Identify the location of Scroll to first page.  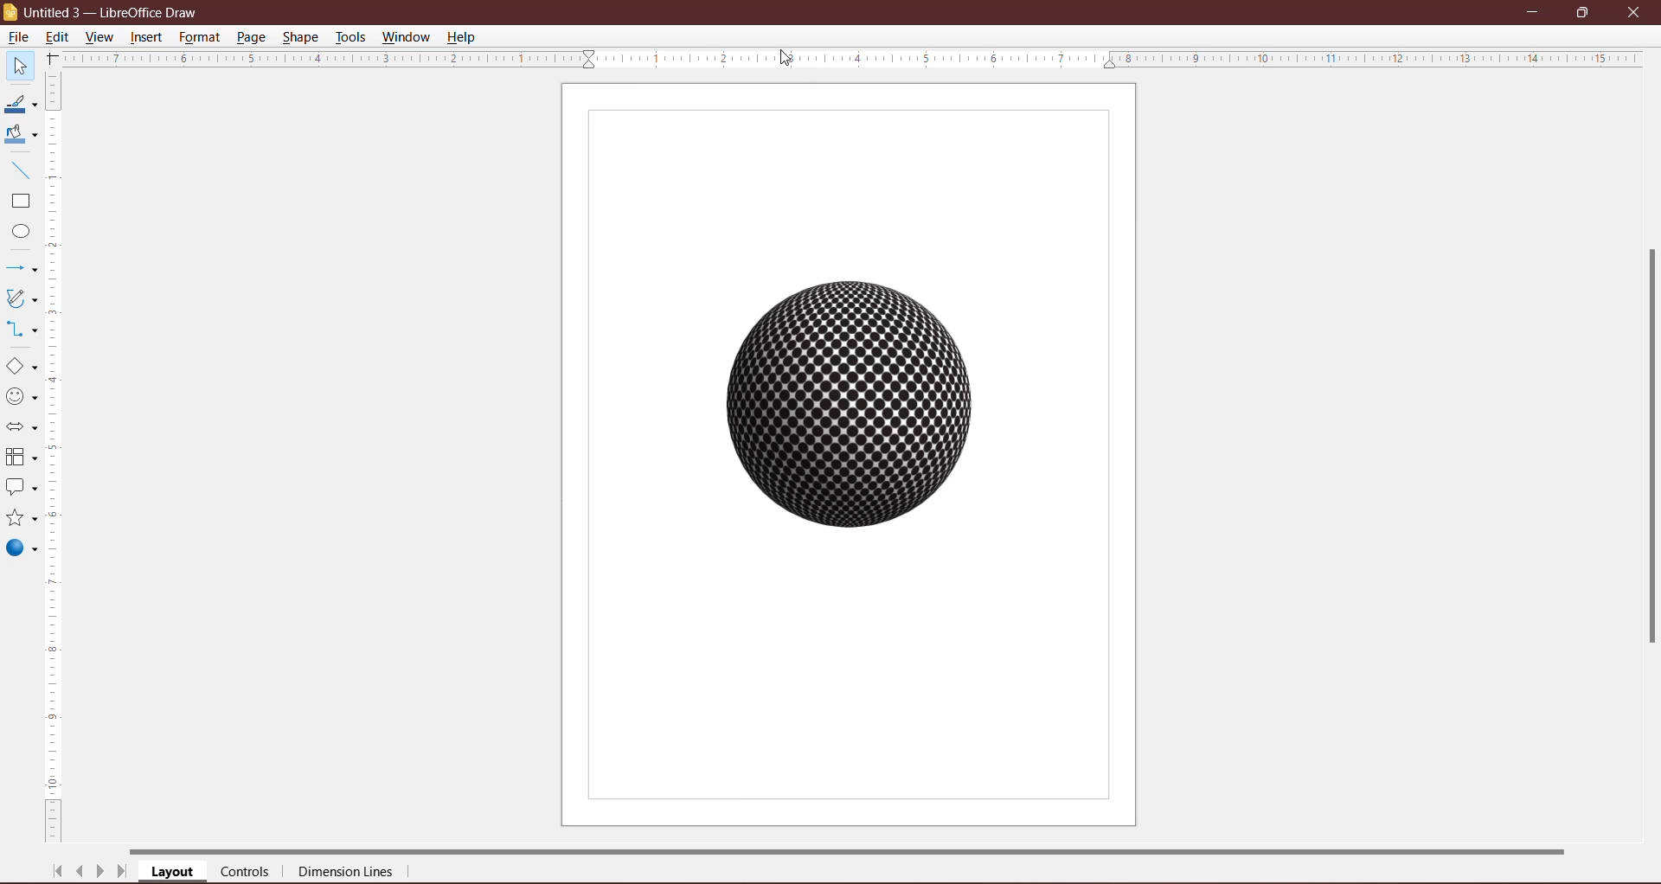
(58, 871).